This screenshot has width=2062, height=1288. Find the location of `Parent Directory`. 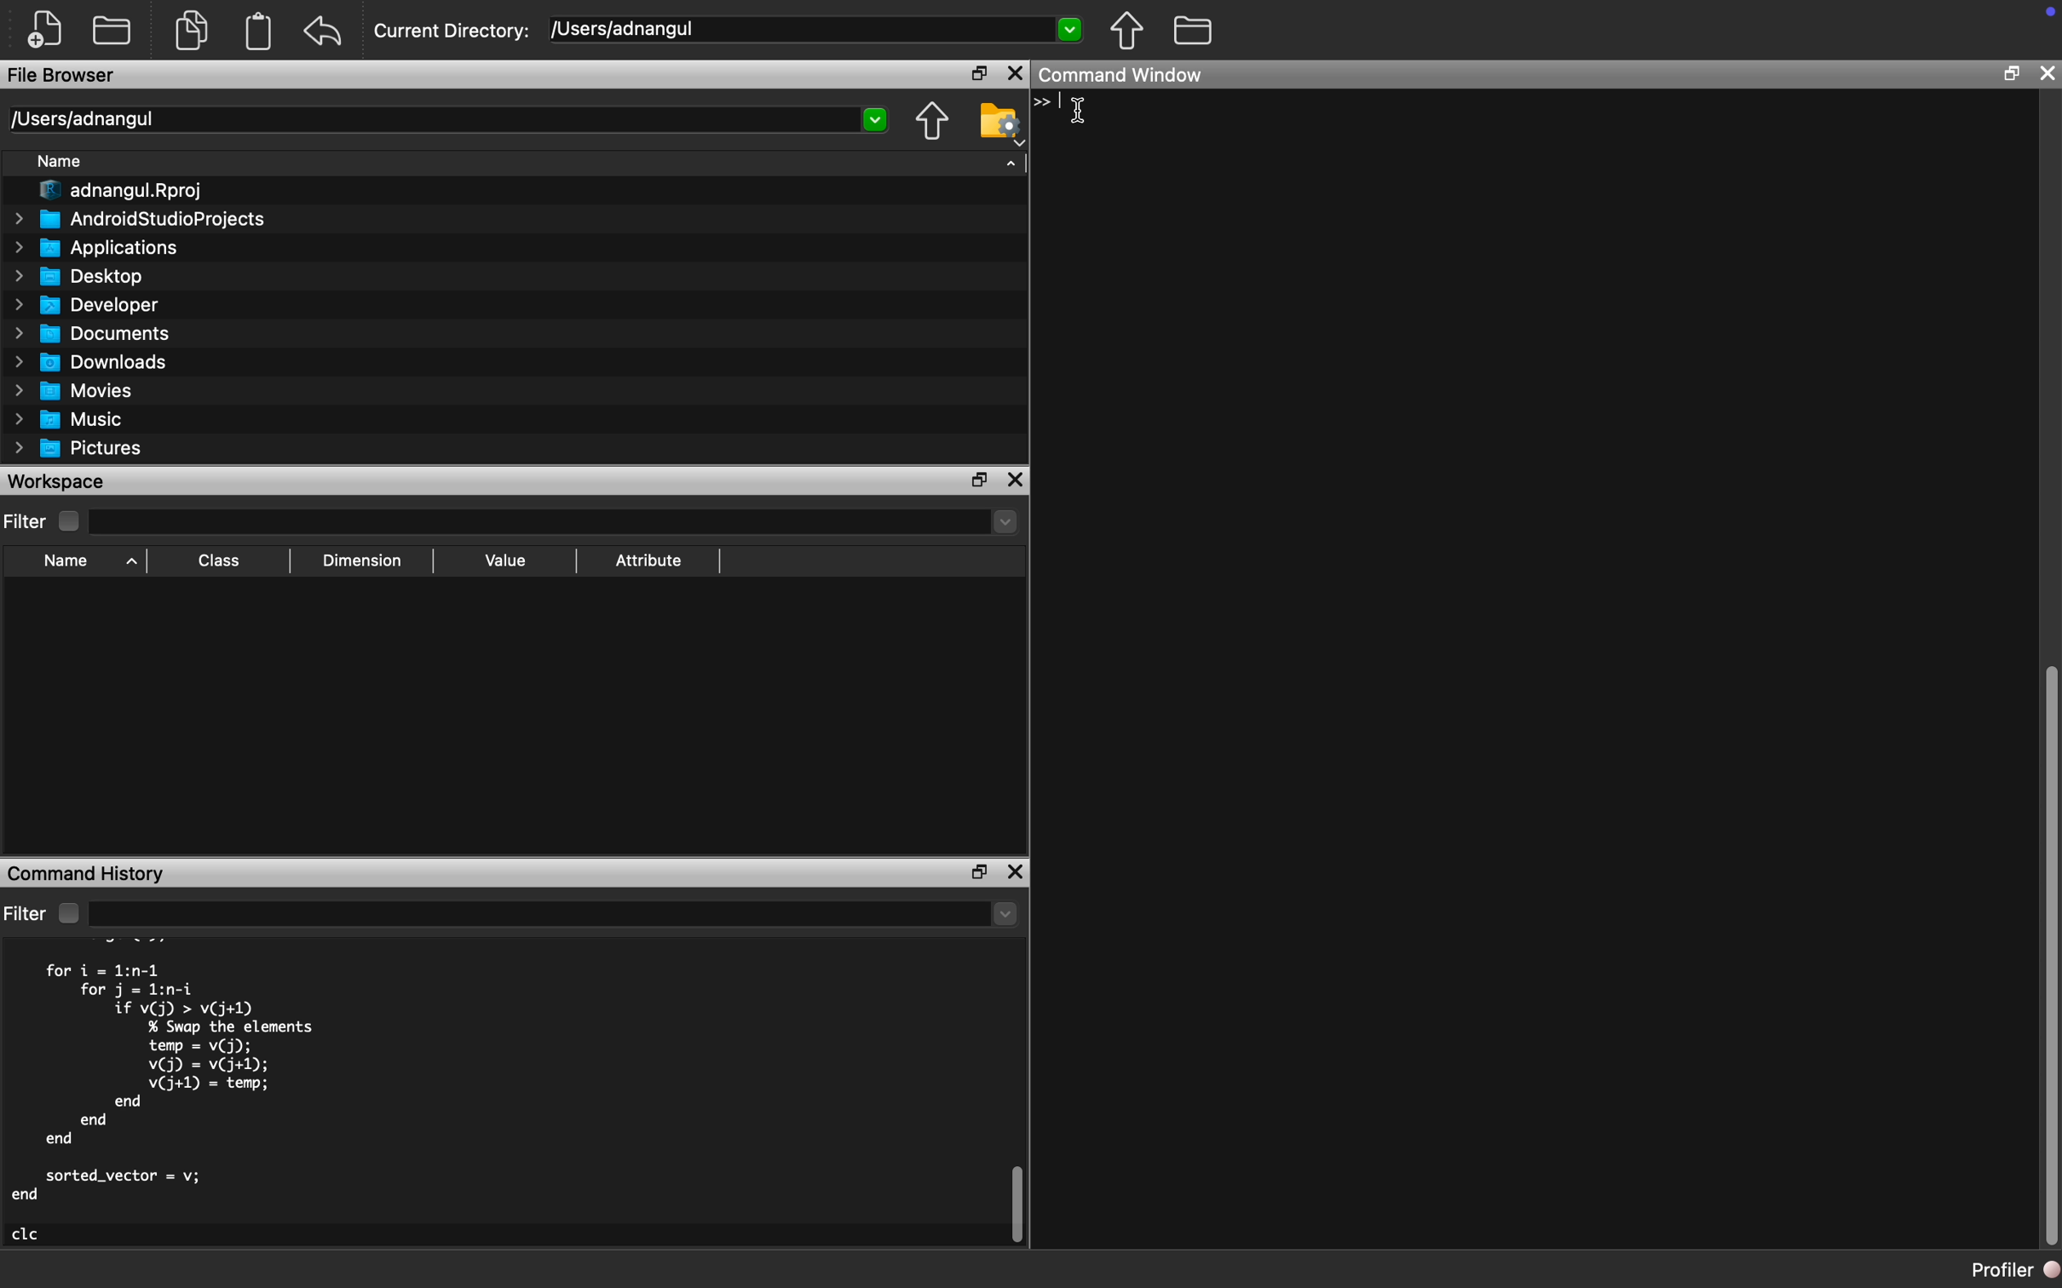

Parent Directory is located at coordinates (930, 123).